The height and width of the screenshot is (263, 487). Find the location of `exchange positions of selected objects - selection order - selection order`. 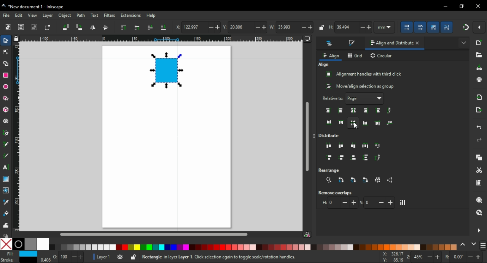

exchange positions of selected objects - selection order - selection order is located at coordinates (341, 180).